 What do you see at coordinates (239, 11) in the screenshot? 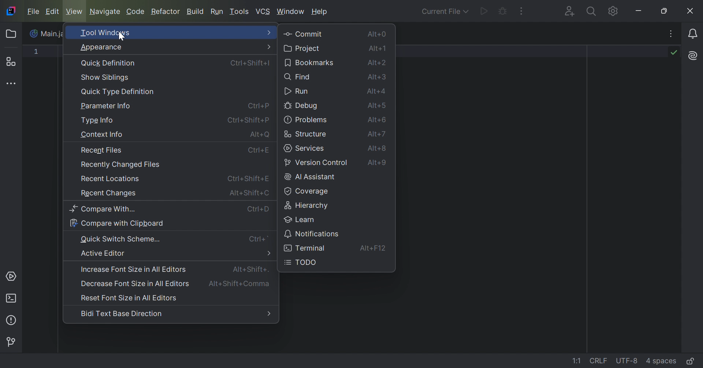
I see `Tools` at bounding box center [239, 11].